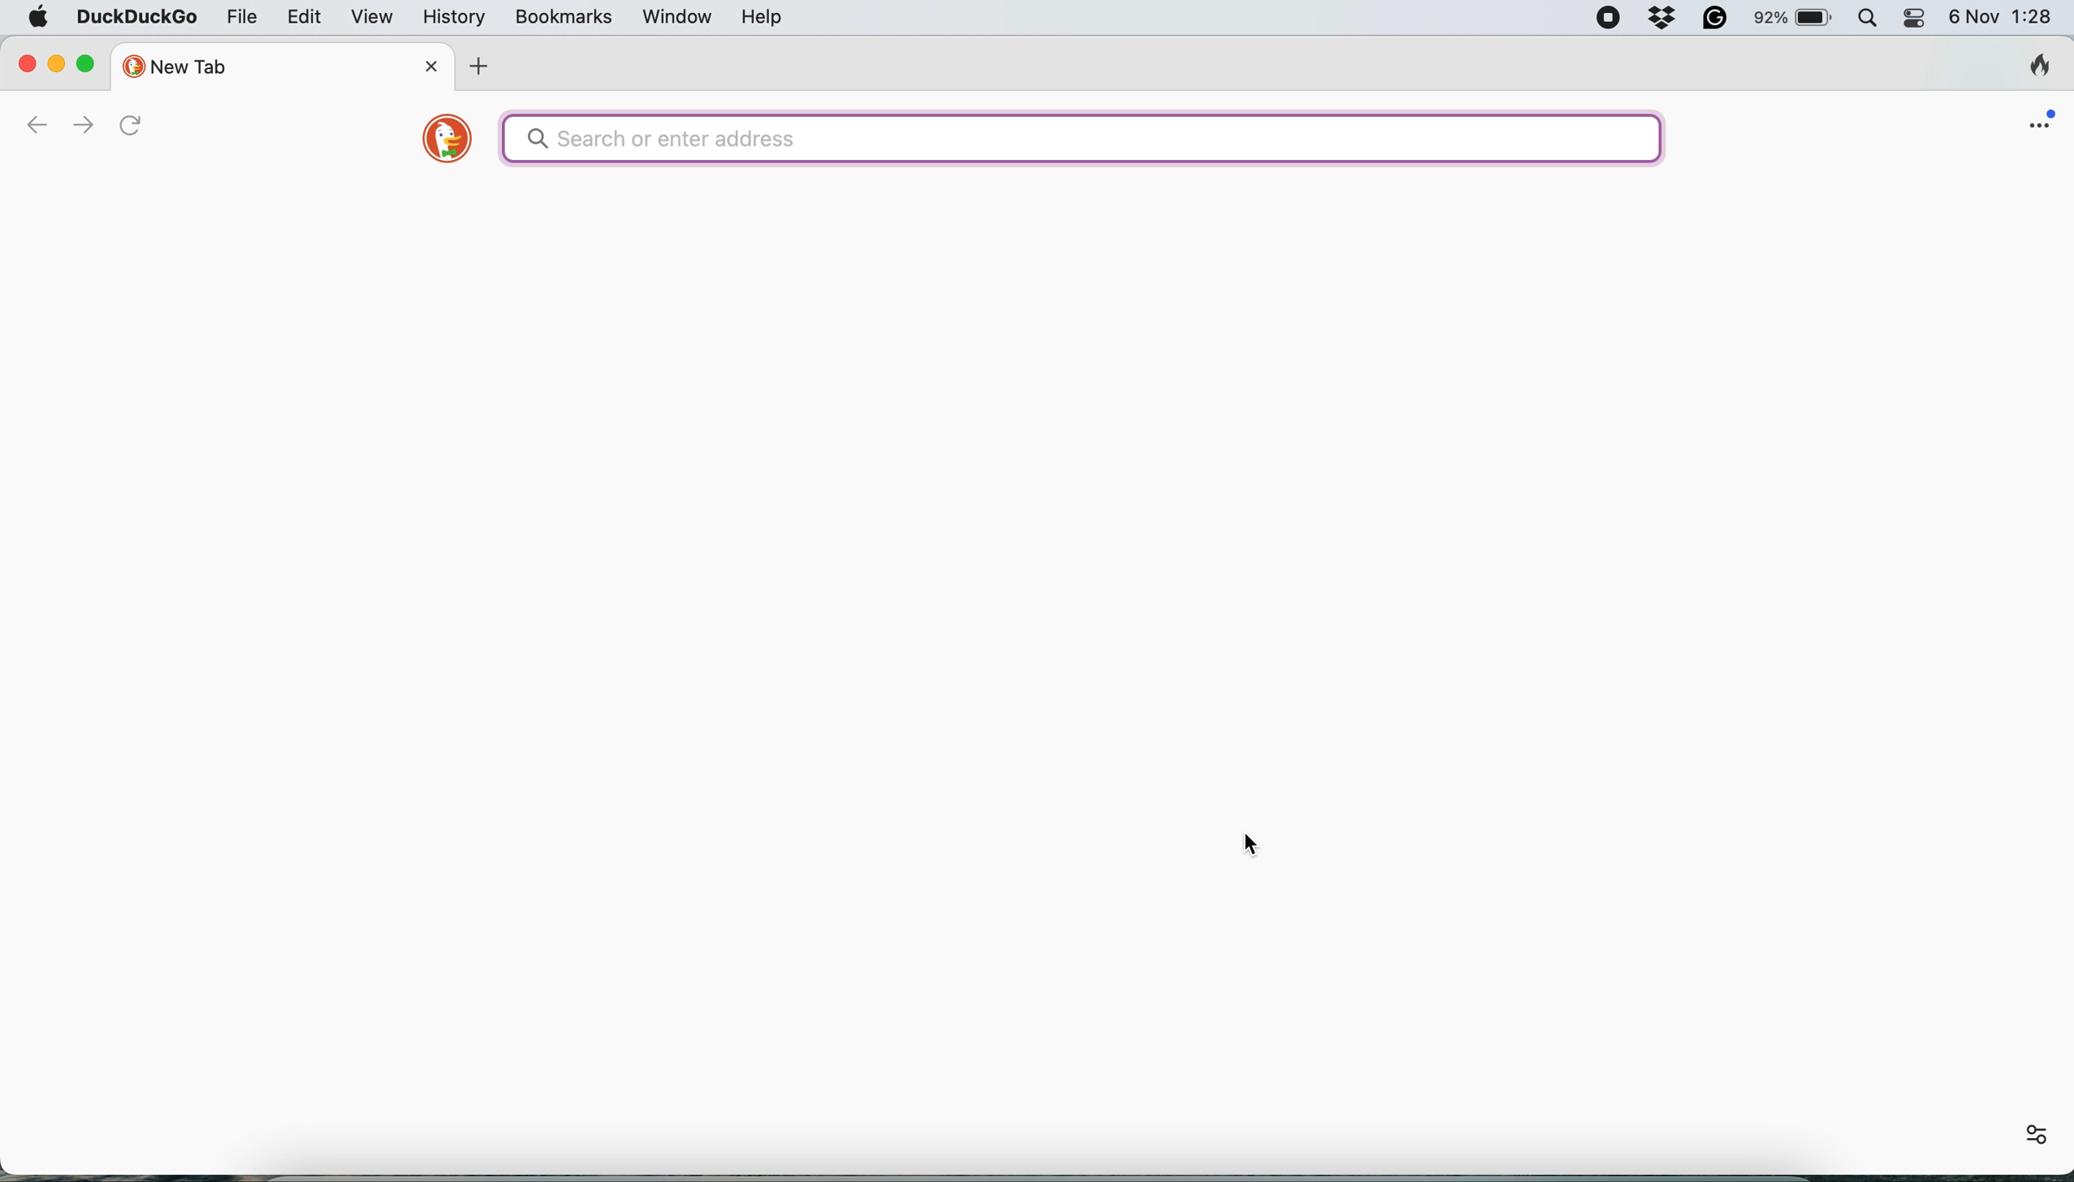 The width and height of the screenshot is (2074, 1182). What do you see at coordinates (56, 62) in the screenshot?
I see `minimise` at bounding box center [56, 62].